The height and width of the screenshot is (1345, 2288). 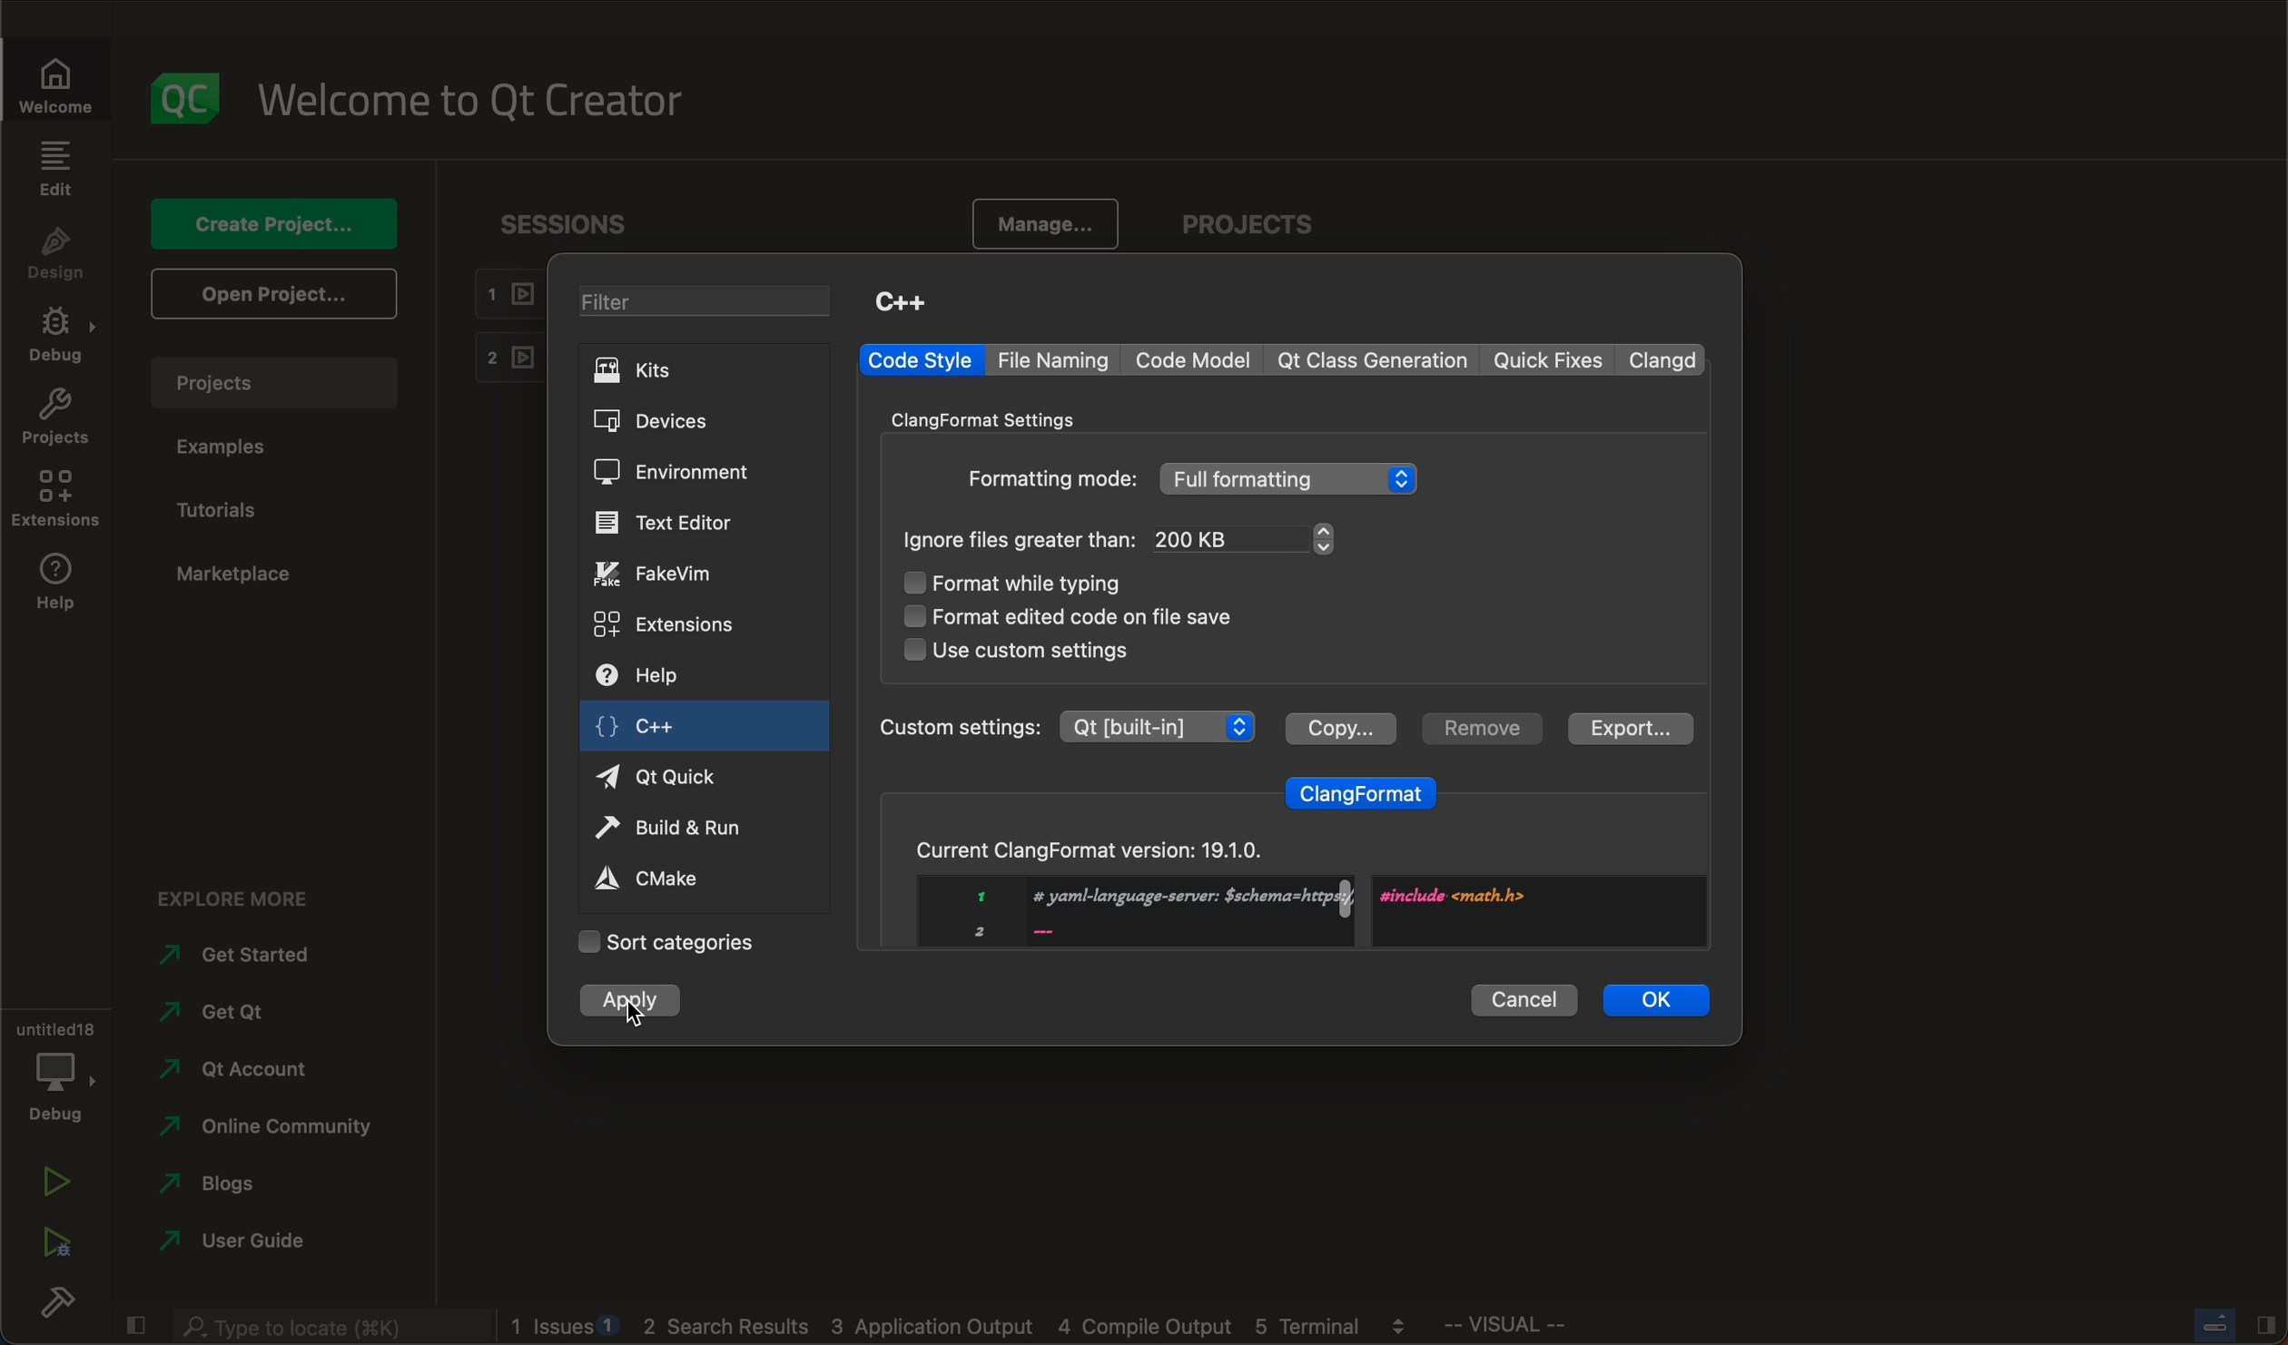 What do you see at coordinates (1040, 584) in the screenshot?
I see `typing format` at bounding box center [1040, 584].